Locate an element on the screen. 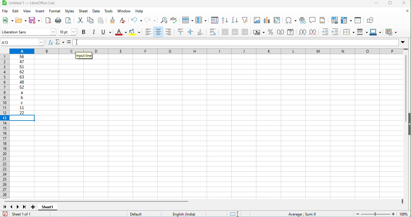 This screenshot has height=217, width=411.  is located at coordinates (84, 32).